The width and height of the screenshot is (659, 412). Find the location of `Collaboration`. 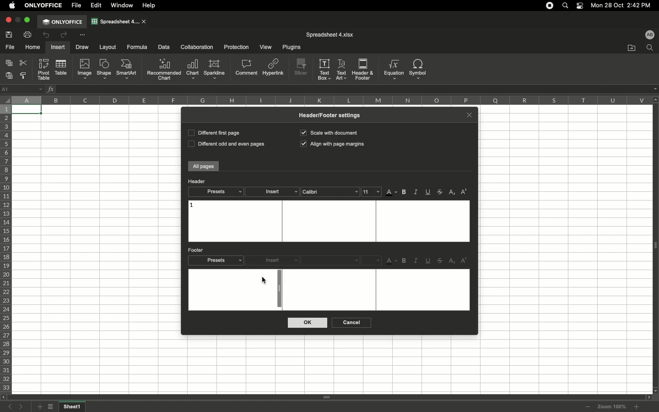

Collaboration is located at coordinates (197, 48).